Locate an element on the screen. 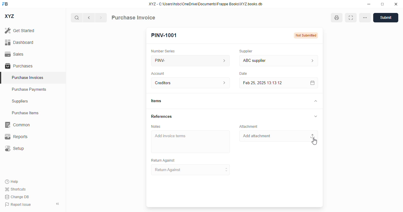 The image size is (403, 212). items is located at coordinates (156, 101).